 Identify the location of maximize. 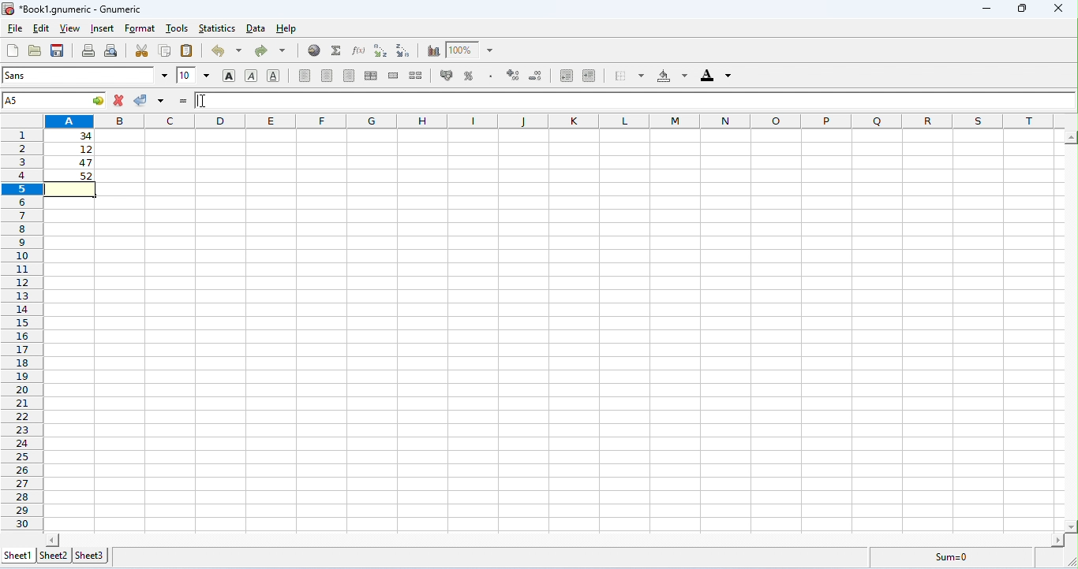
(1024, 9).